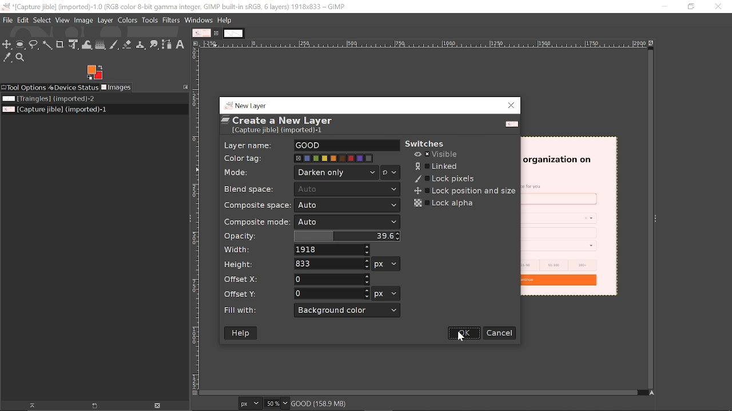 The width and height of the screenshot is (732, 411). I want to click on offset Y, so click(332, 293).